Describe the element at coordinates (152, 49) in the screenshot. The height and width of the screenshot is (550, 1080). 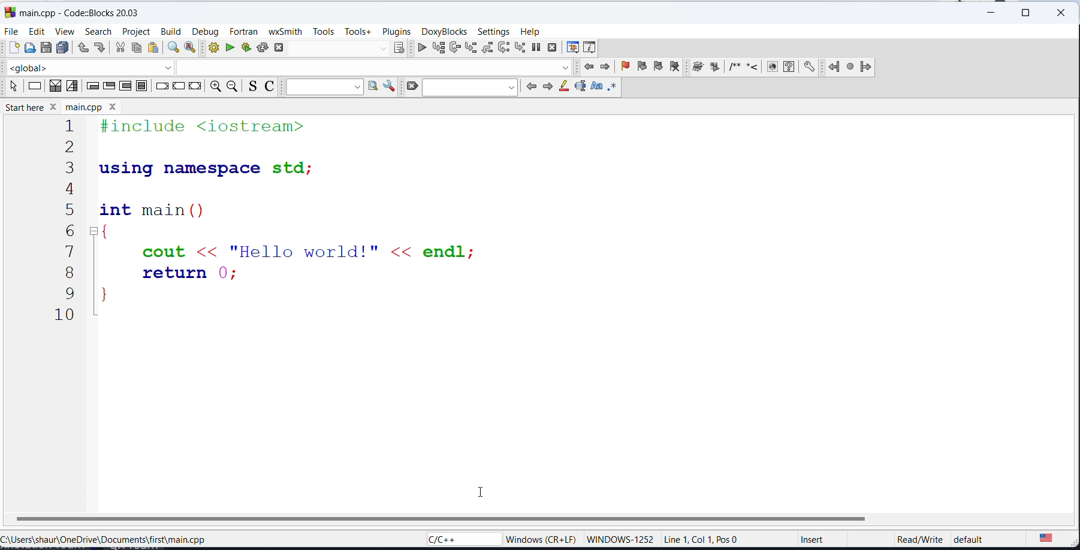
I see `PASTE` at that location.